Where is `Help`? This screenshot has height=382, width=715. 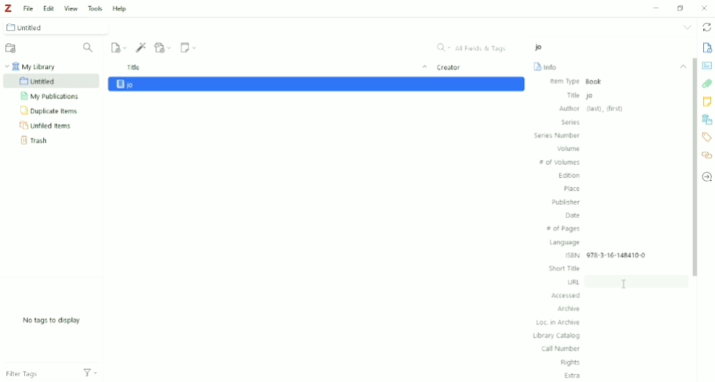 Help is located at coordinates (120, 9).